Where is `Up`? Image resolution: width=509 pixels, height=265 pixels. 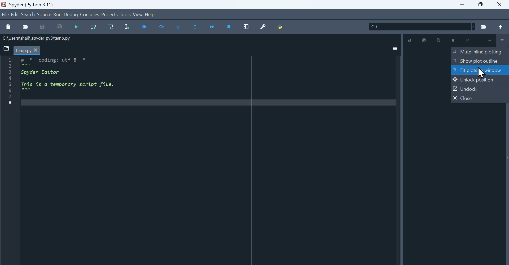 Up is located at coordinates (501, 27).